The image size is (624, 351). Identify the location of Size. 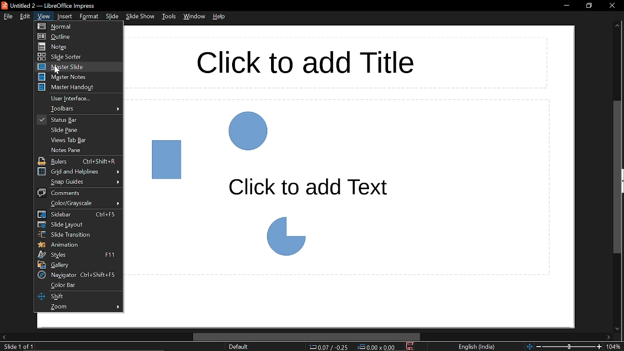
(377, 347).